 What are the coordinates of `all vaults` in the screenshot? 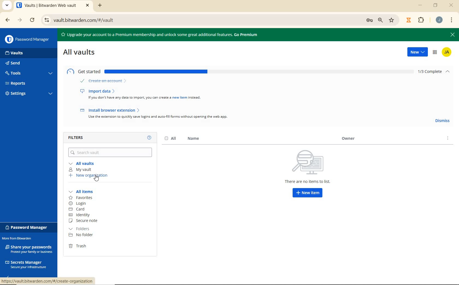 It's located at (82, 164).